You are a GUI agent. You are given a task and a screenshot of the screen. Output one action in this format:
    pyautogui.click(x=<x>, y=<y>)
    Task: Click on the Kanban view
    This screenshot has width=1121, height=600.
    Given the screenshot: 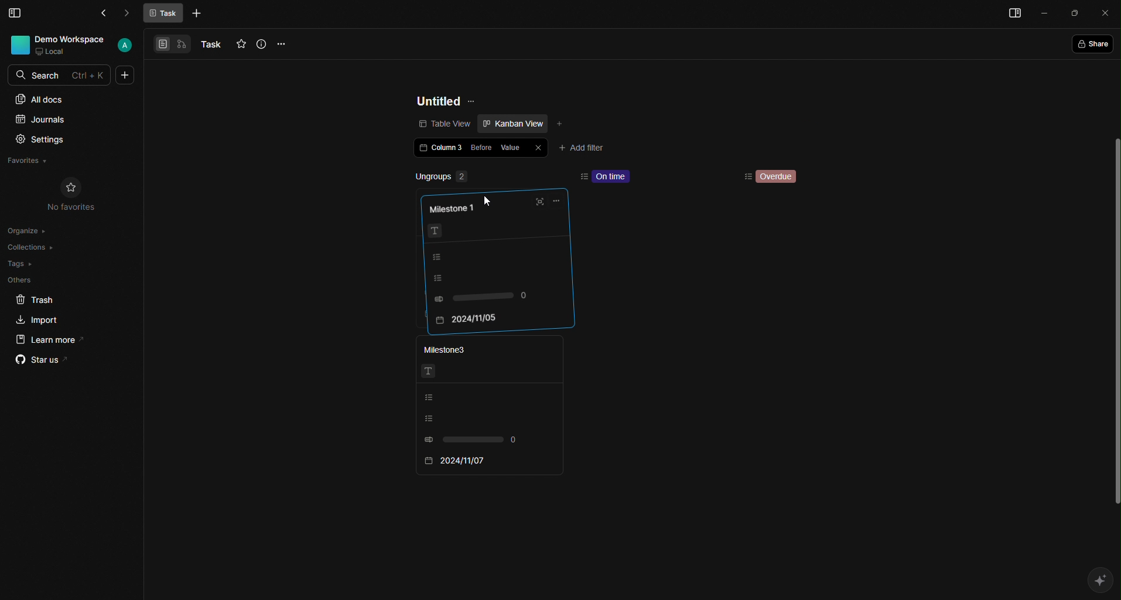 What is the action you would take?
    pyautogui.click(x=511, y=123)
    